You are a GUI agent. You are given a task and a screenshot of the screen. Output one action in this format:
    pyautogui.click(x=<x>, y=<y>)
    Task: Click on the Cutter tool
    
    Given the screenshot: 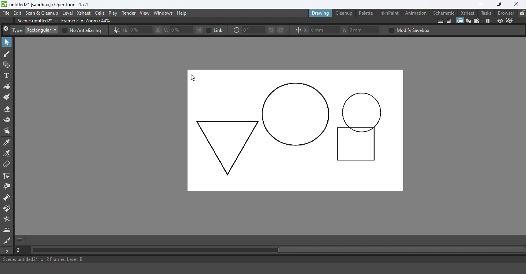 What is the action you would take?
    pyautogui.click(x=7, y=241)
    